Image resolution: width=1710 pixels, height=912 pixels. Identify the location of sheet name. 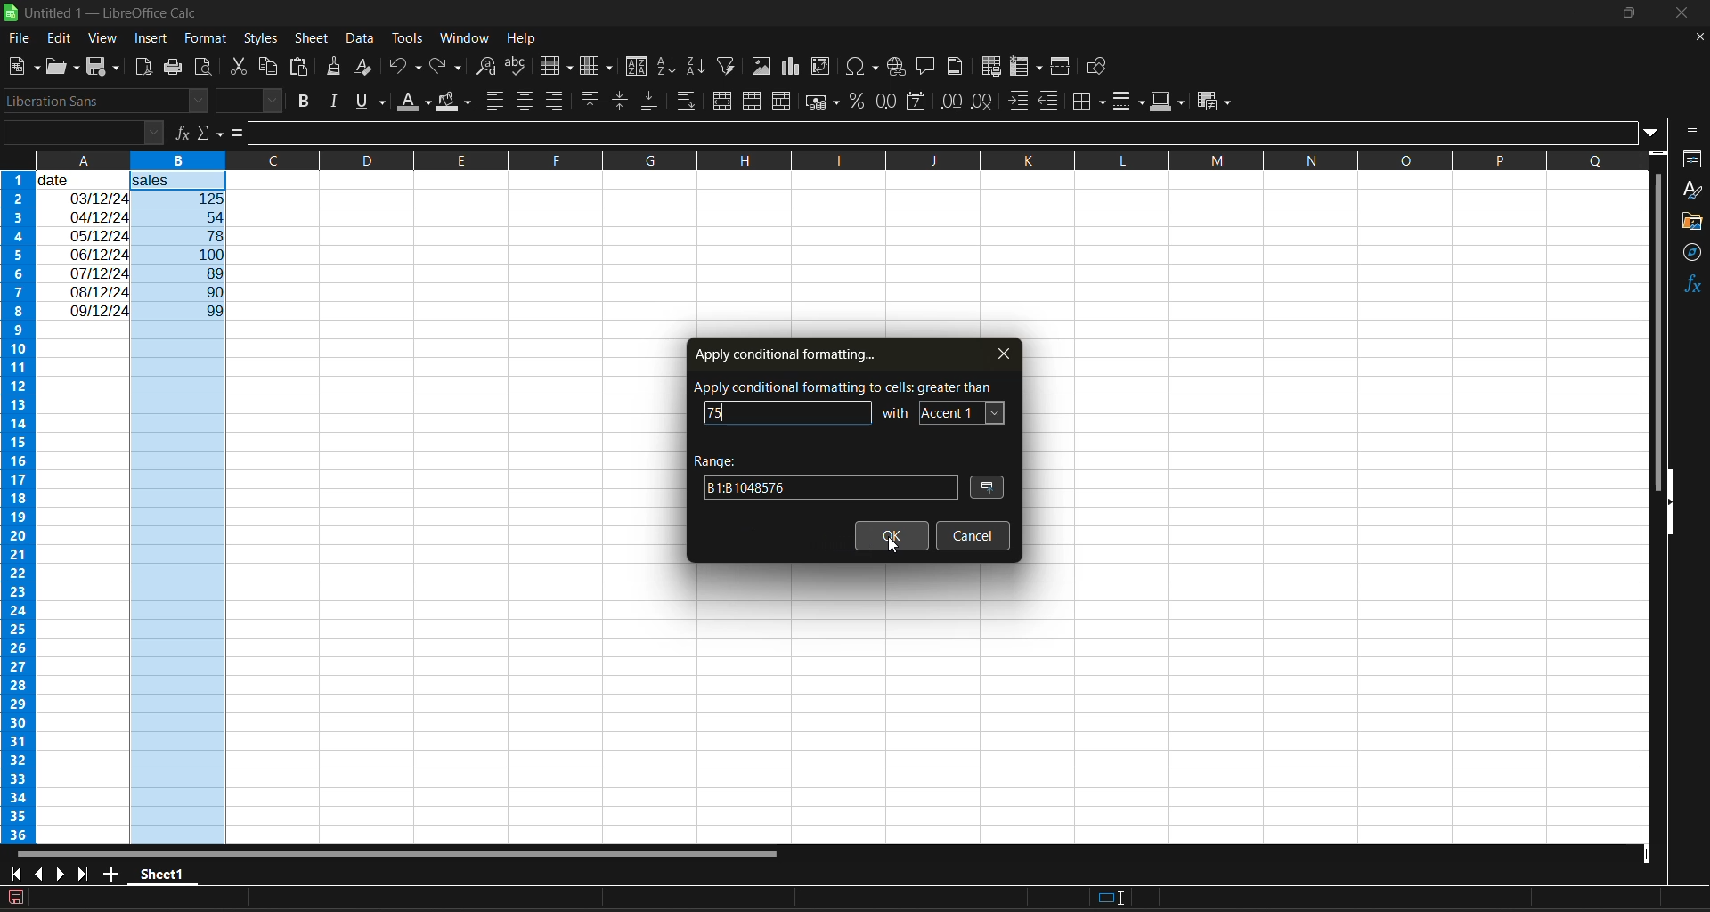
(160, 875).